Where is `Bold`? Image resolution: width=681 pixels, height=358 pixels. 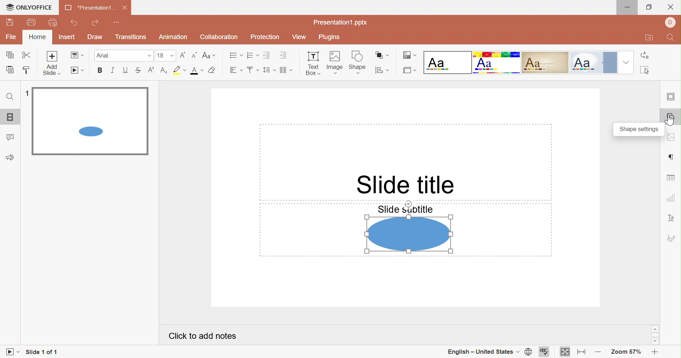
Bold is located at coordinates (101, 71).